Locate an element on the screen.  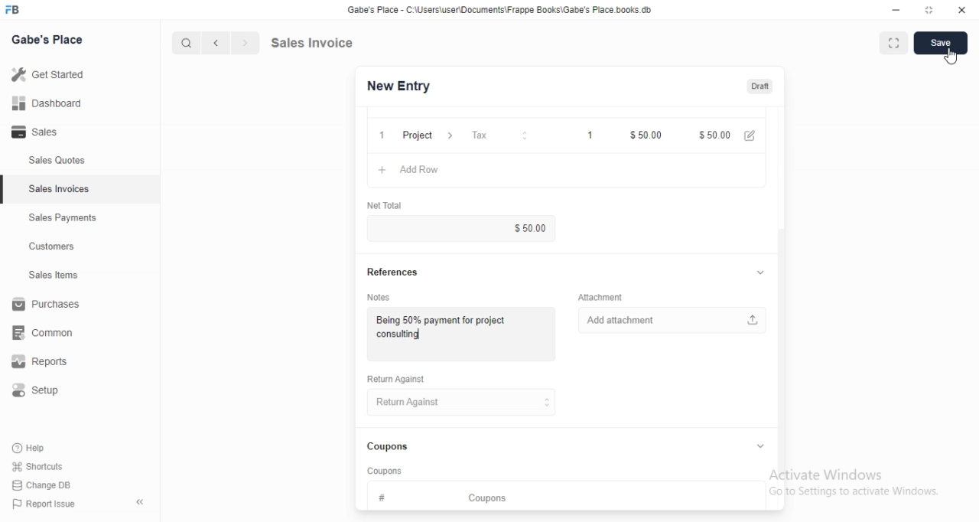
Add attachment is located at coordinates (672, 321).